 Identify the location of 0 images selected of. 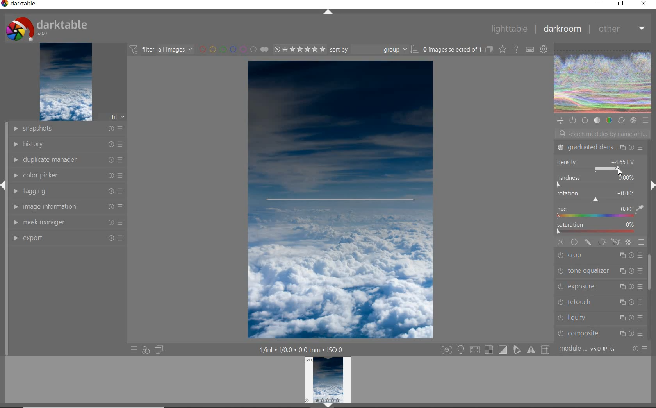
(451, 49).